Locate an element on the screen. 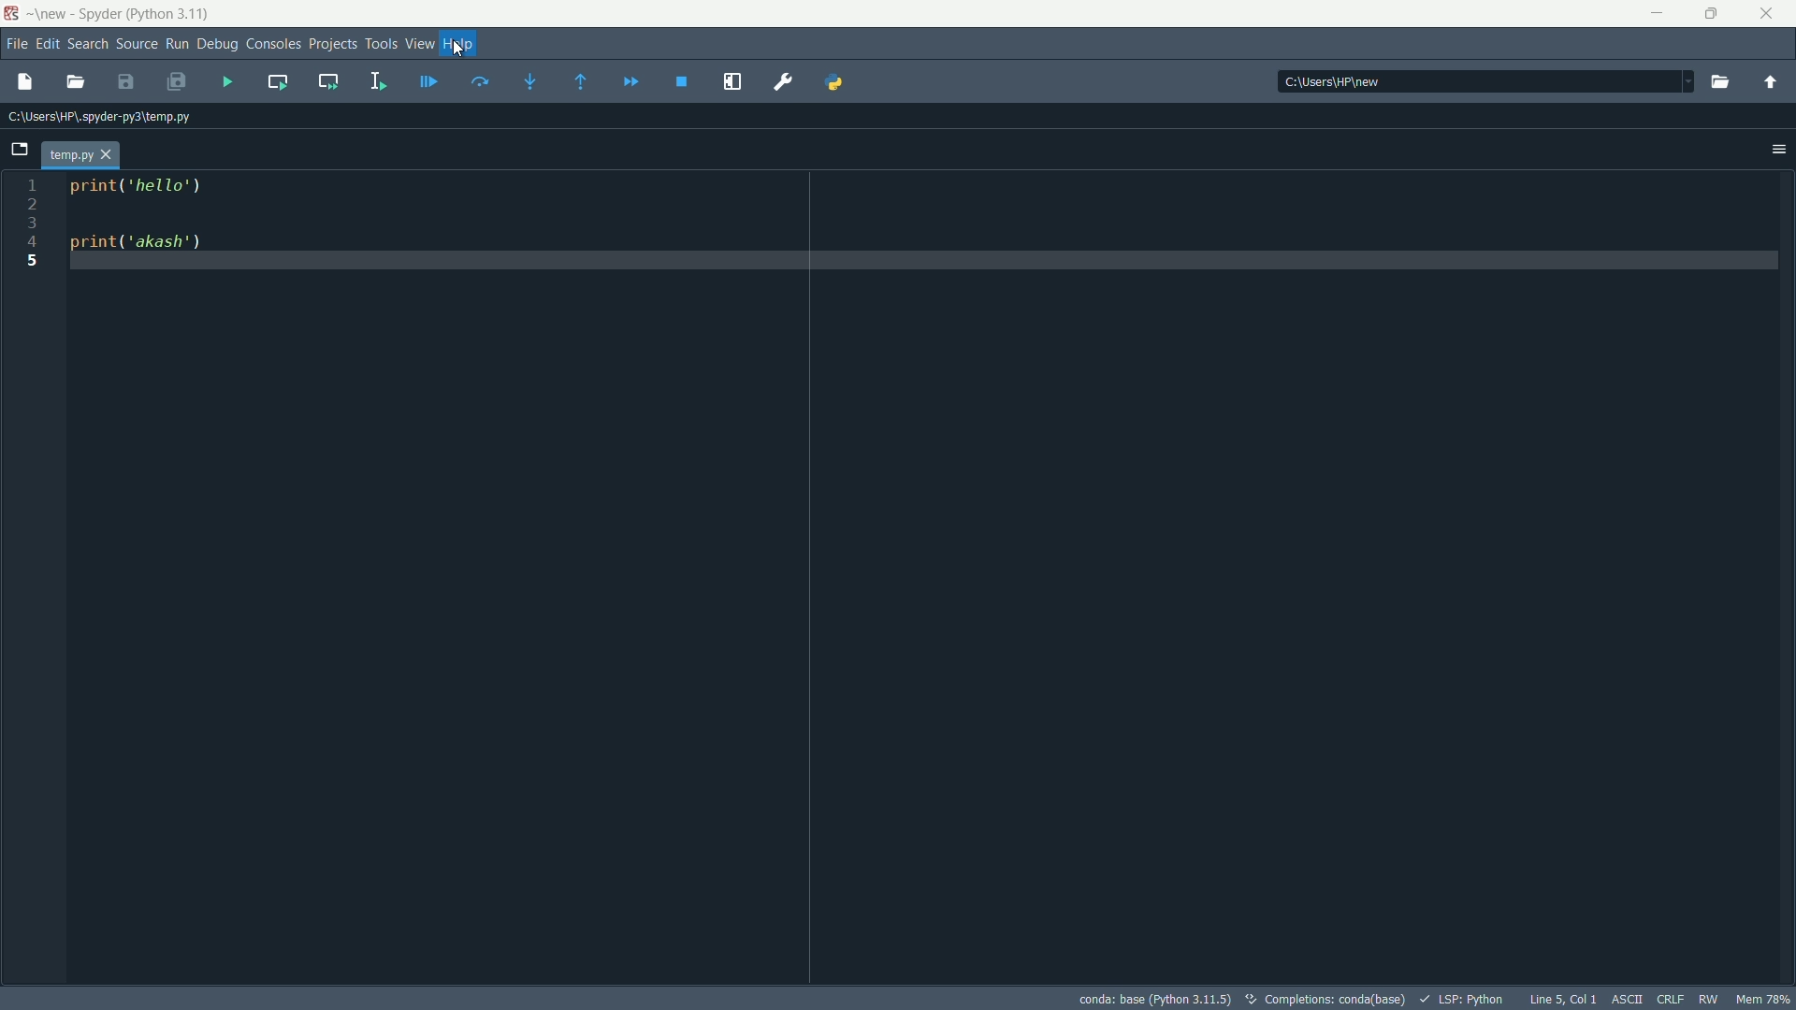 The width and height of the screenshot is (1796, 1010). file name is located at coordinates (72, 154).